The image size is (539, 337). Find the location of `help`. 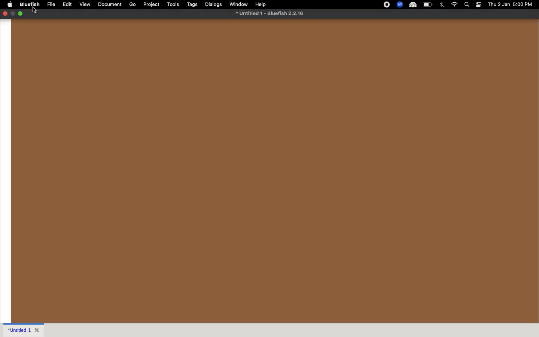

help is located at coordinates (262, 4).